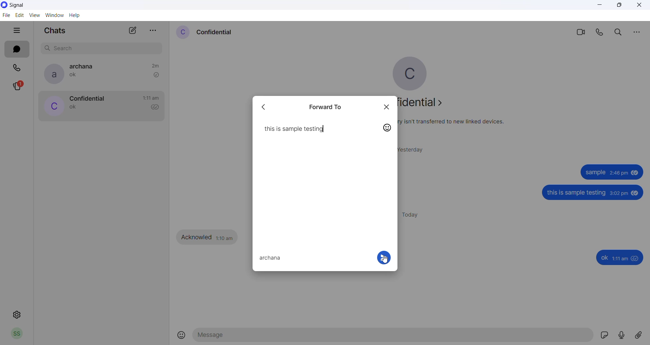 This screenshot has width=650, height=345. Describe the element at coordinates (153, 28) in the screenshot. I see `more options` at that location.